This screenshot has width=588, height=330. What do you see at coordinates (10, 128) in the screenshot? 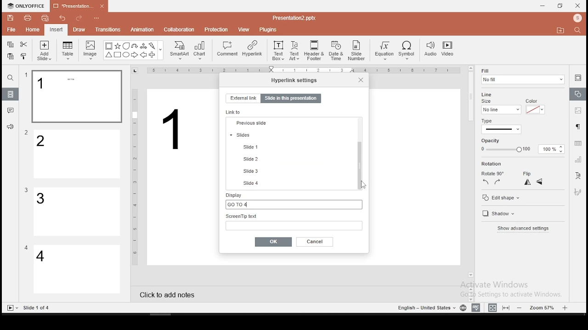
I see `support and feedback` at bounding box center [10, 128].